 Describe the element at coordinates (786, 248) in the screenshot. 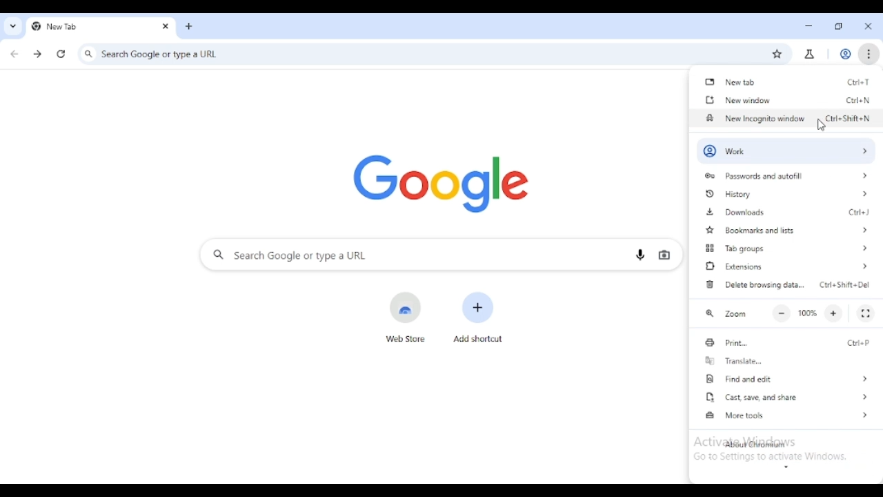

I see `tab groups` at that location.